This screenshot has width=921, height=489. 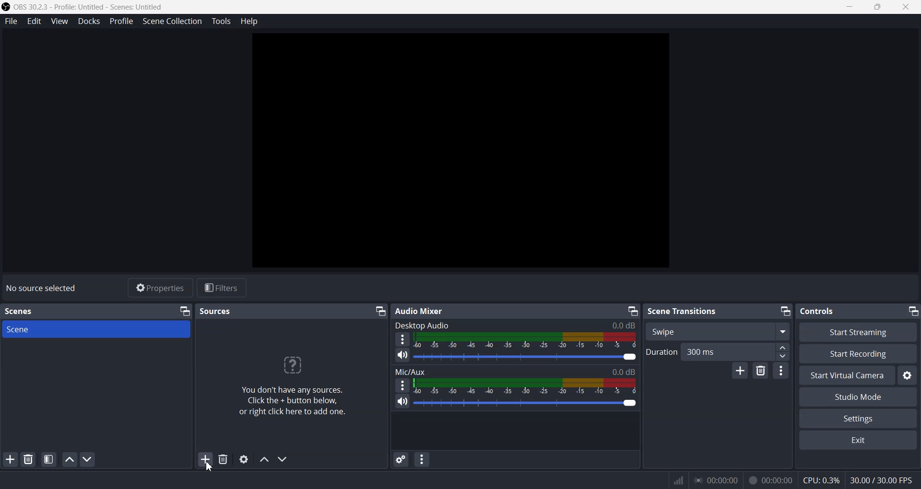 I want to click on Mic/Aux, so click(x=515, y=372).